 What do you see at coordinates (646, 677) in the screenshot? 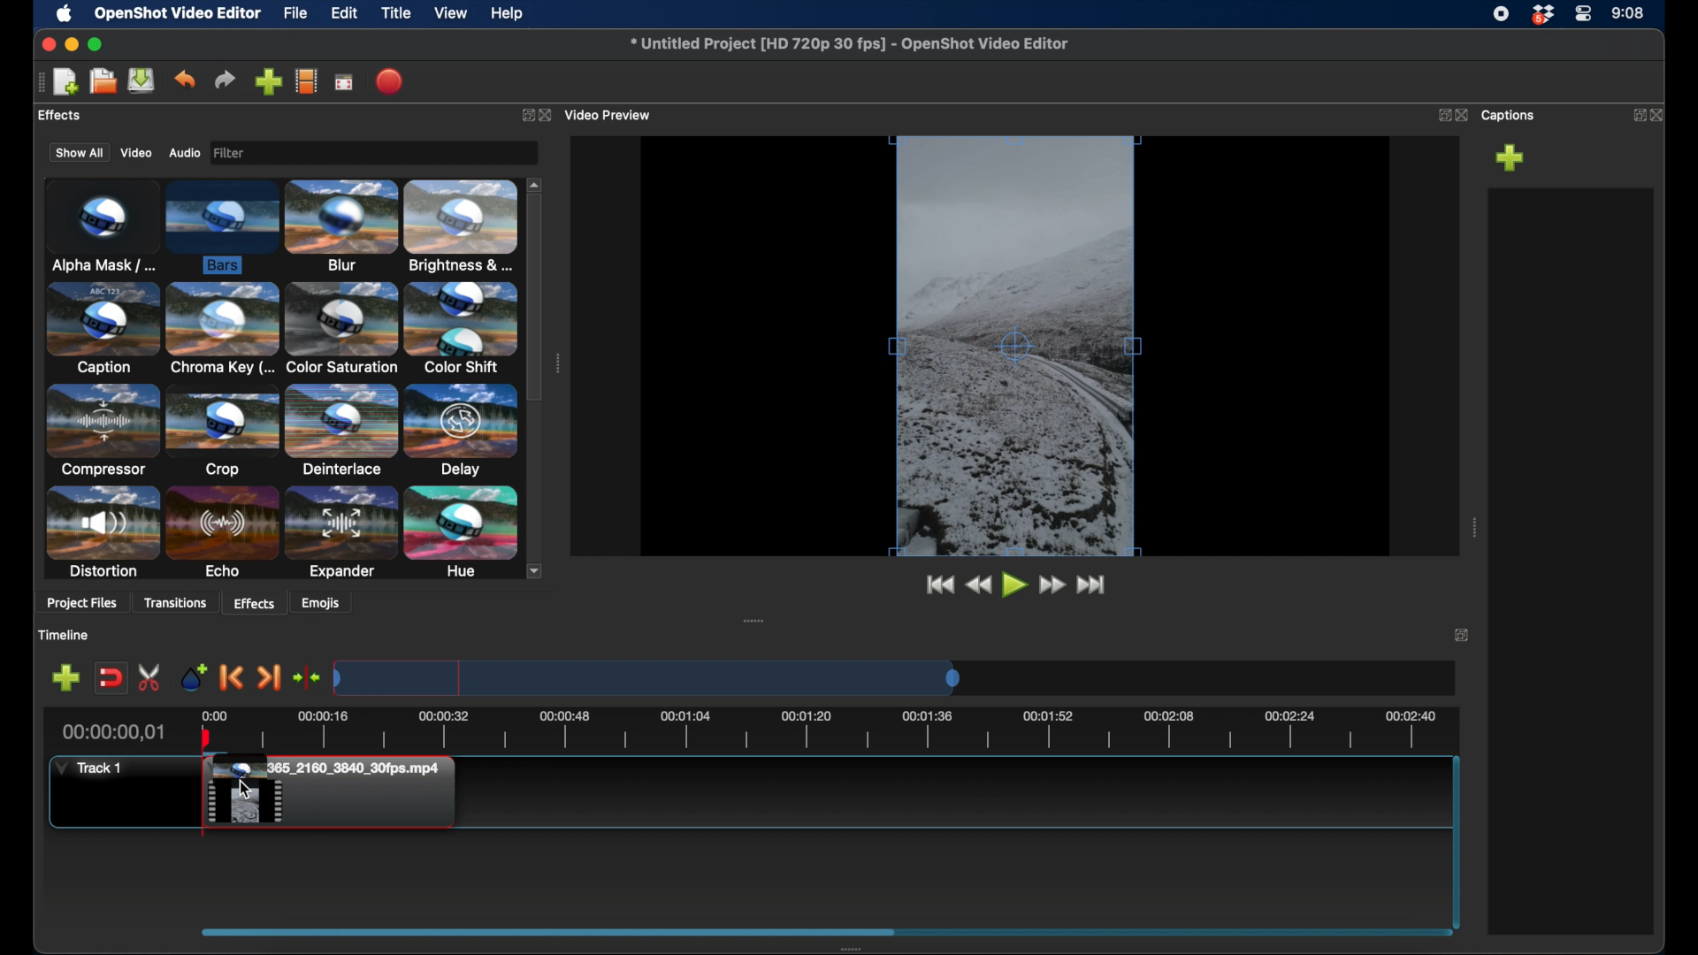
I see `timeline scale` at bounding box center [646, 677].